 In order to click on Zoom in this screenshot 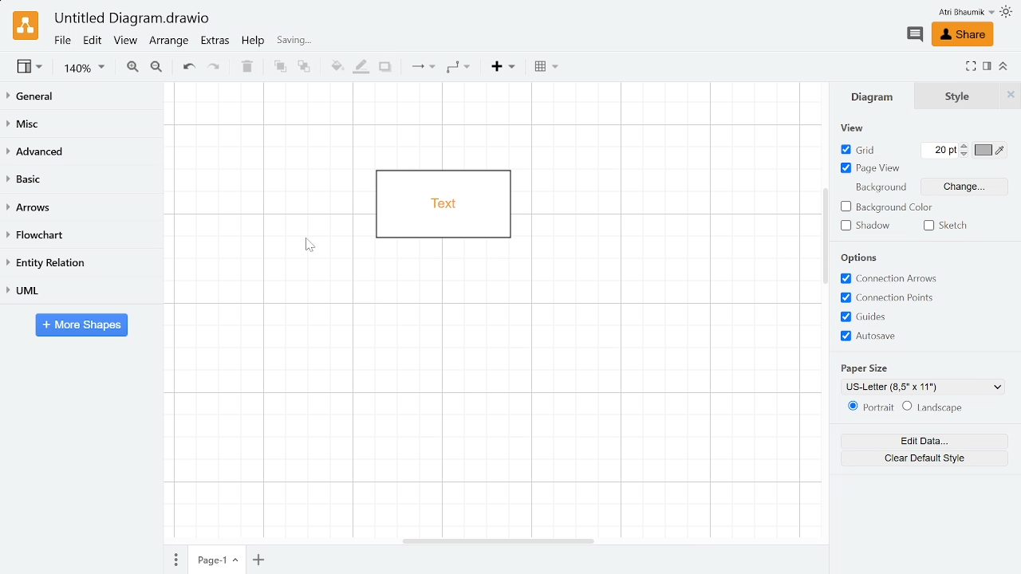, I will do `click(85, 70)`.